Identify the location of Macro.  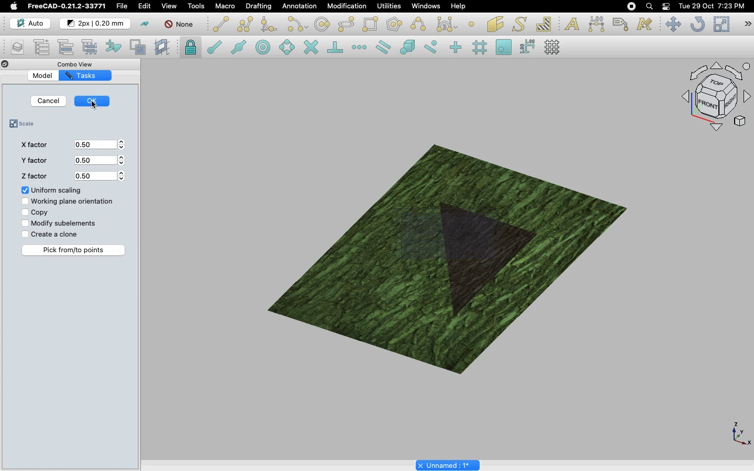
(226, 6).